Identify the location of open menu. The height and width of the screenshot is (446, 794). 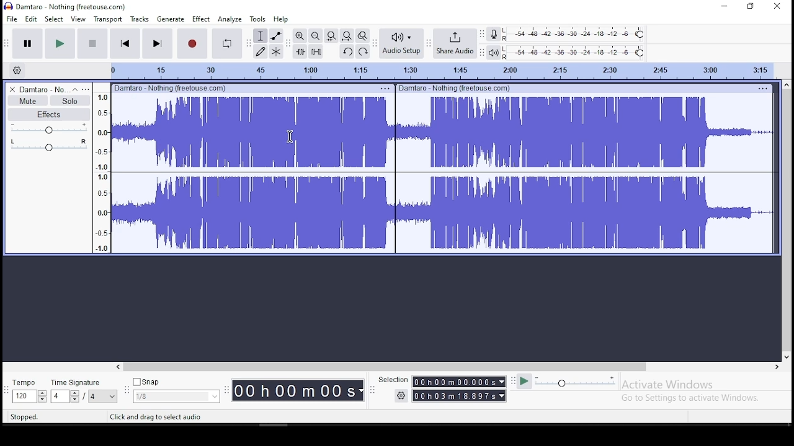
(86, 89).